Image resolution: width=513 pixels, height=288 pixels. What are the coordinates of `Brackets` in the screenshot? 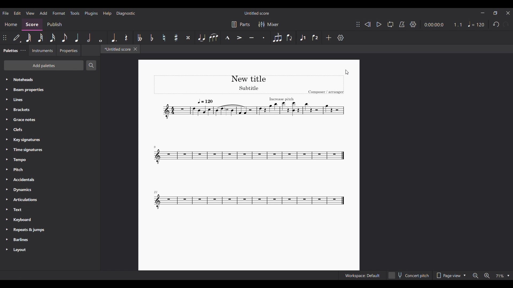 It's located at (50, 110).